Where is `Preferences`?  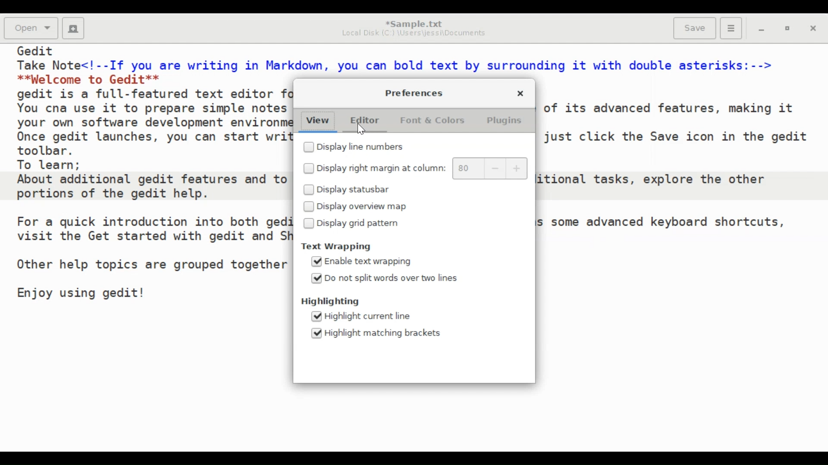 Preferences is located at coordinates (414, 93).